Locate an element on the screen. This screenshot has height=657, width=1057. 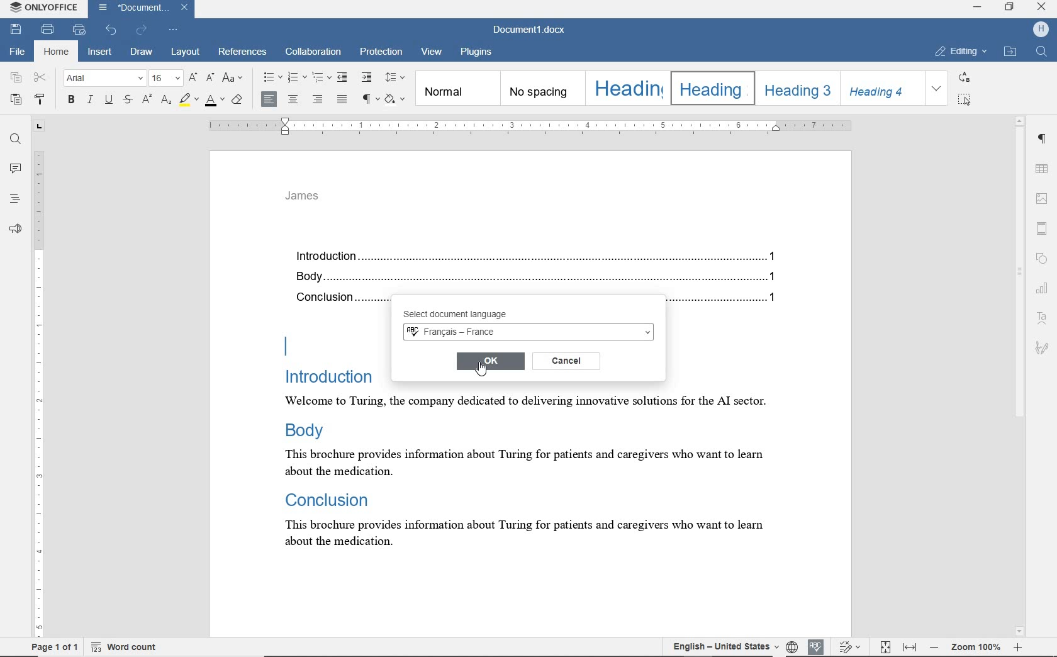
change case is located at coordinates (235, 79).